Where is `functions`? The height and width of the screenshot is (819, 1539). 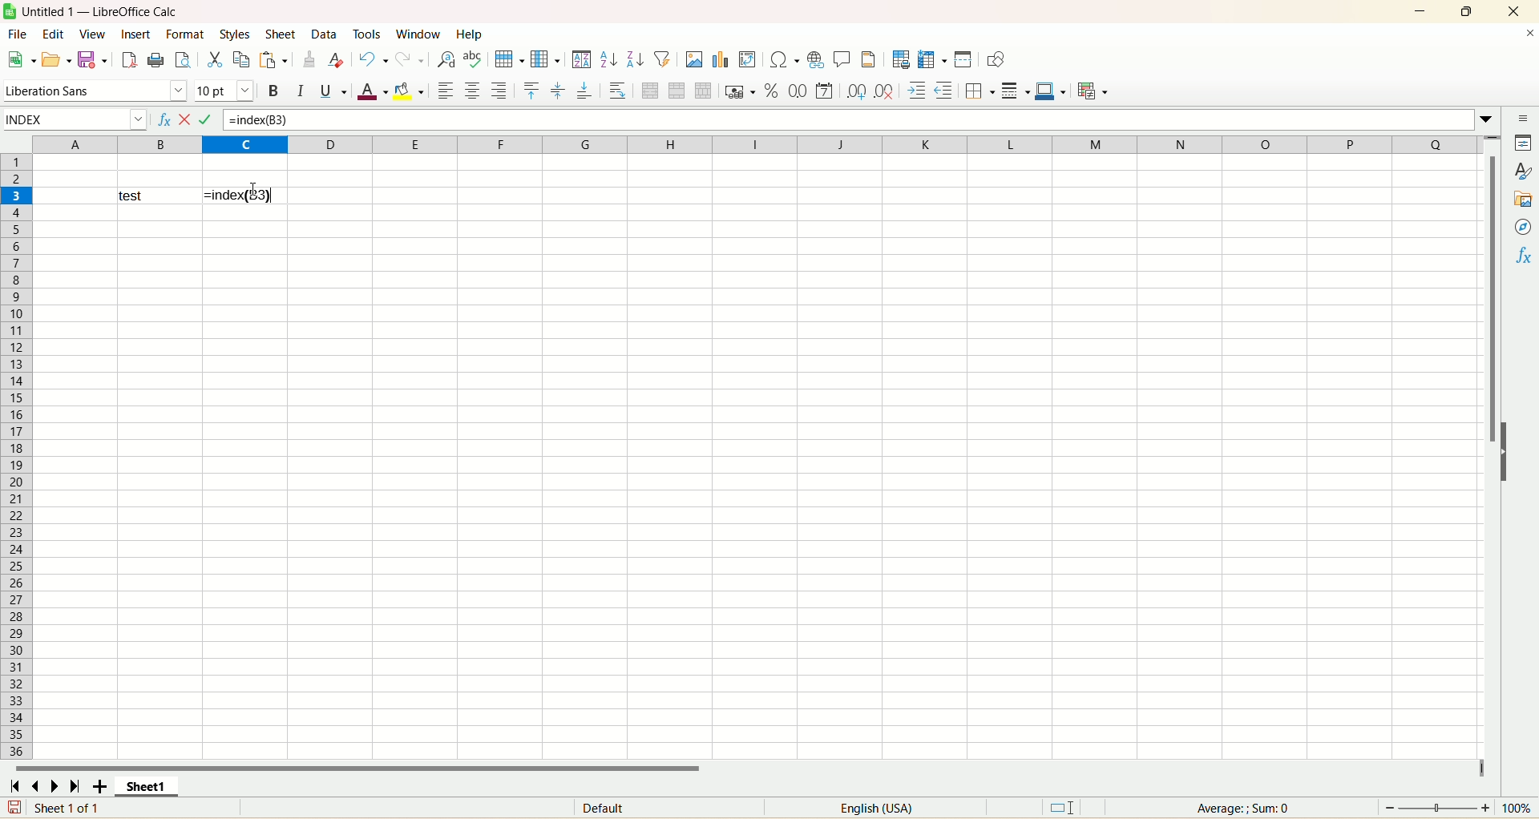 functions is located at coordinates (1521, 256).